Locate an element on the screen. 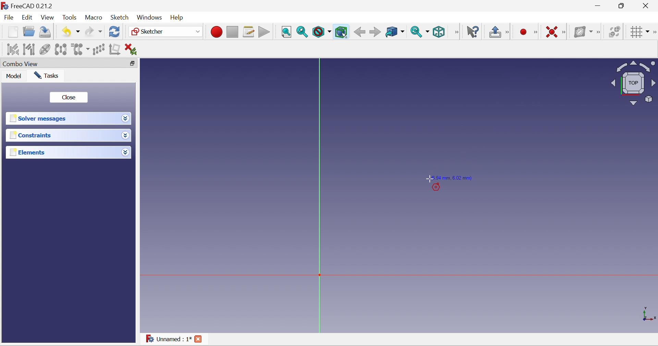 The height and width of the screenshot is (346, 658). Solver messages is located at coordinates (62, 119).